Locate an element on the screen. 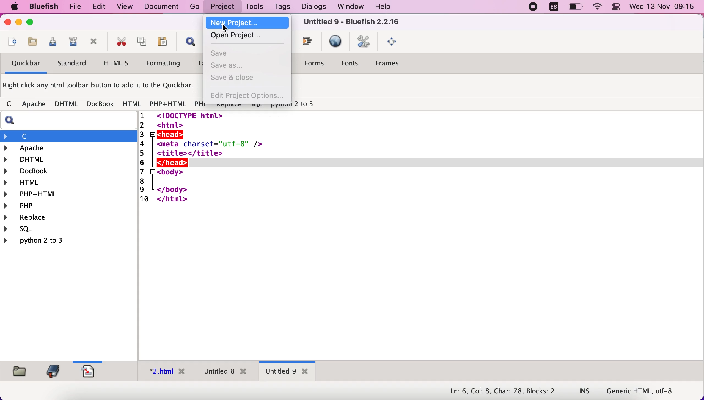 This screenshot has height=400, width=704. right click any html toolbar button to add it to the quickbar is located at coordinates (102, 87).